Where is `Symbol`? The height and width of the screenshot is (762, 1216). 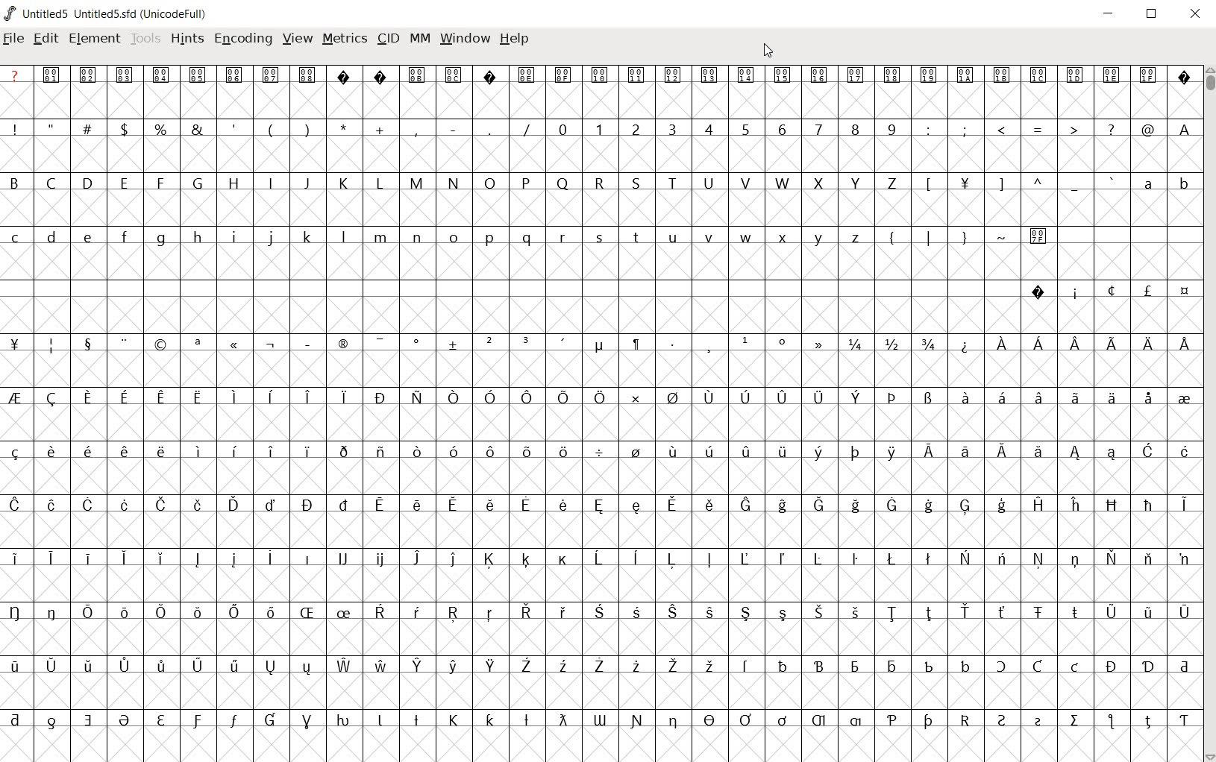
Symbol is located at coordinates (345, 503).